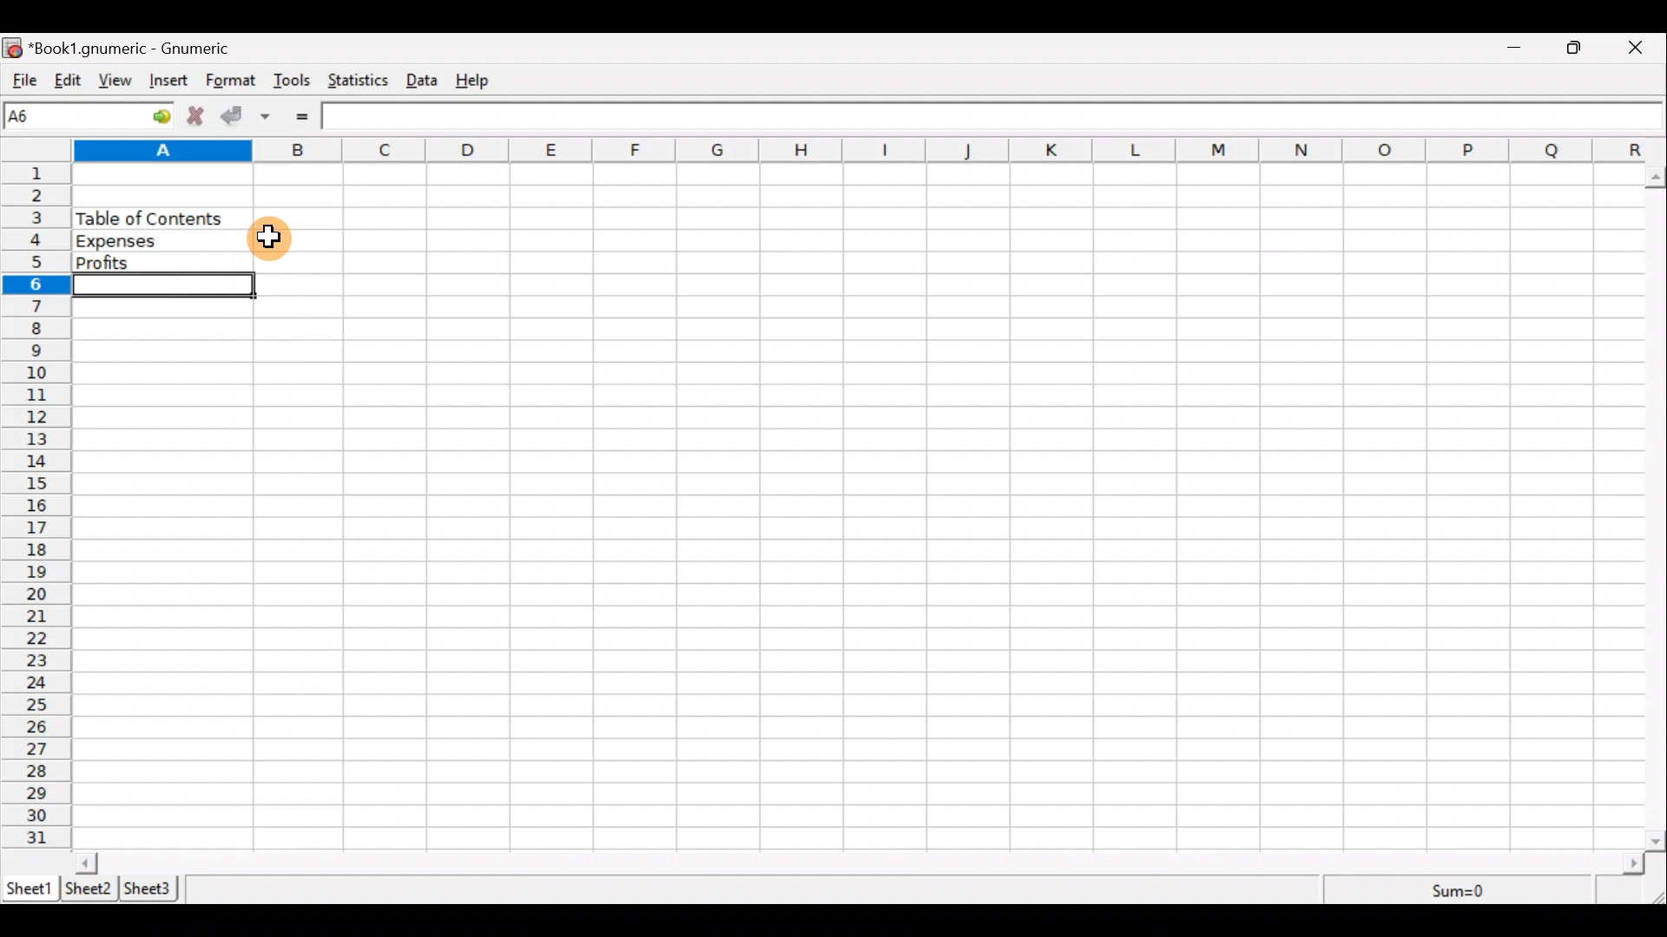 The width and height of the screenshot is (1667, 937). What do you see at coordinates (860, 862) in the screenshot?
I see `Scroll bar` at bounding box center [860, 862].